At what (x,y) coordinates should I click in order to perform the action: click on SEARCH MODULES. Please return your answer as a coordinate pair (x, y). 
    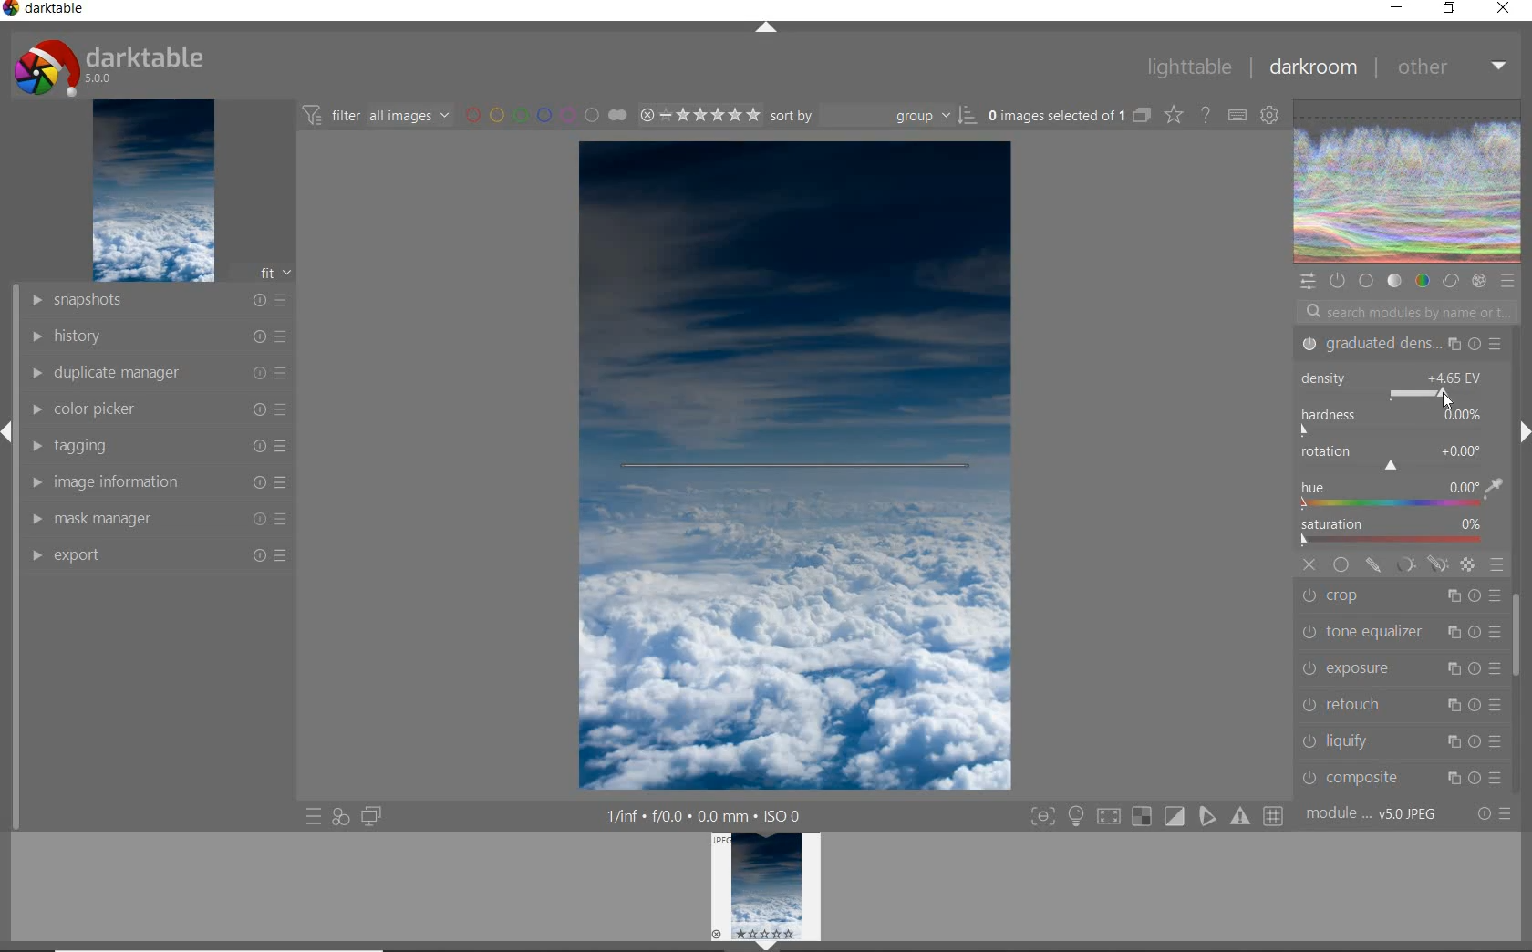
    Looking at the image, I should click on (1407, 312).